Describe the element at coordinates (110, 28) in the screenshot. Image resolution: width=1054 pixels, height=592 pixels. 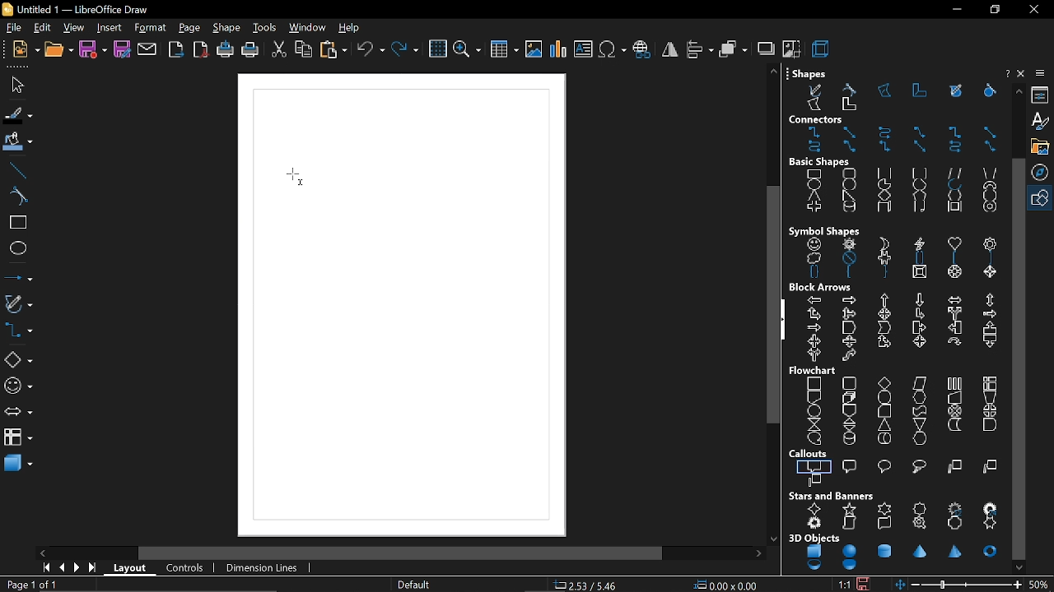
I see `insert` at that location.